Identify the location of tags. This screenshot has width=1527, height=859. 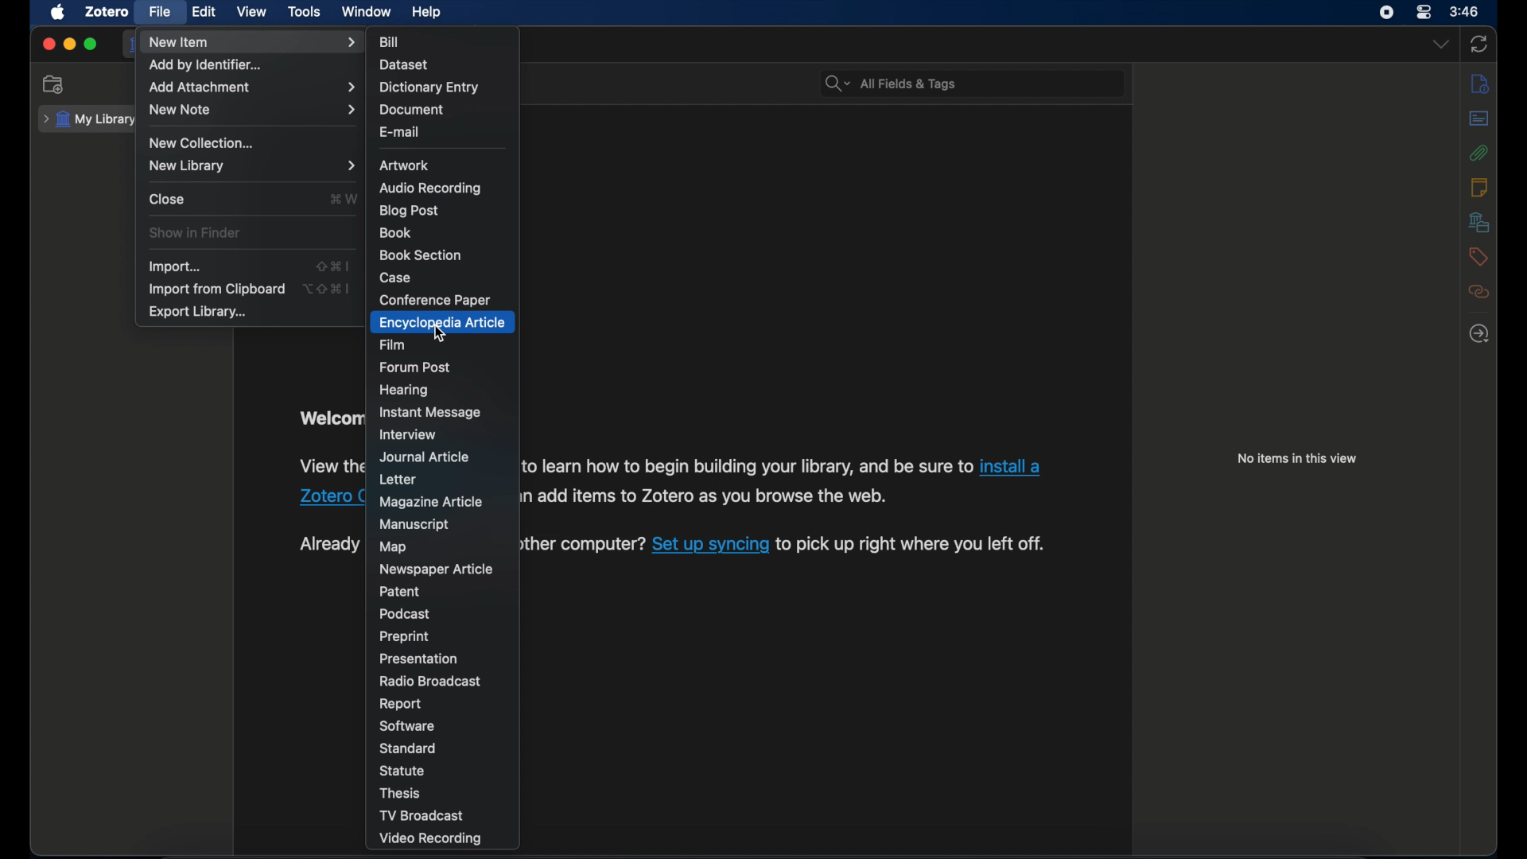
(1479, 257).